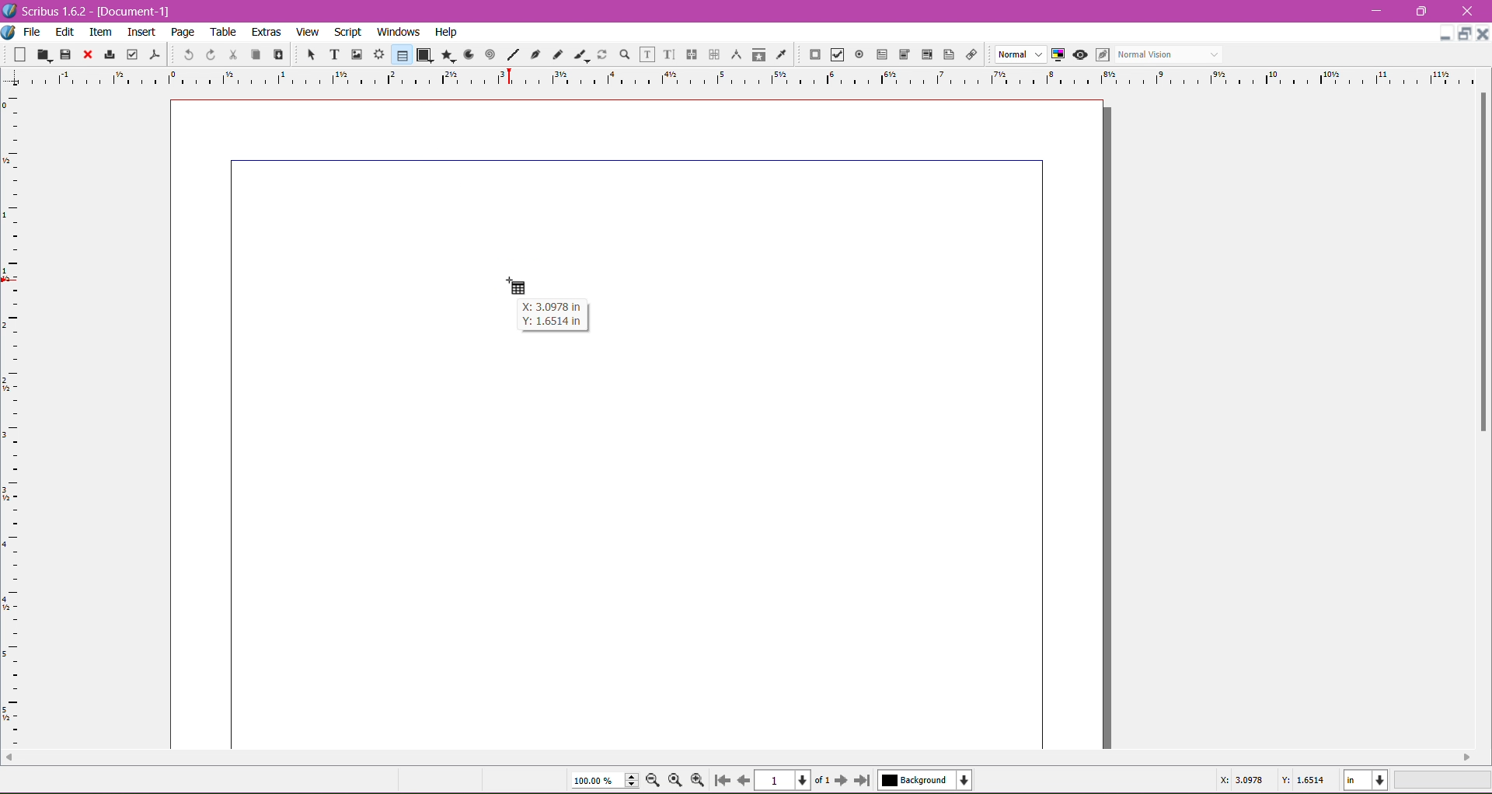 The width and height of the screenshot is (1492, 794). I want to click on Image Frame, so click(354, 54).